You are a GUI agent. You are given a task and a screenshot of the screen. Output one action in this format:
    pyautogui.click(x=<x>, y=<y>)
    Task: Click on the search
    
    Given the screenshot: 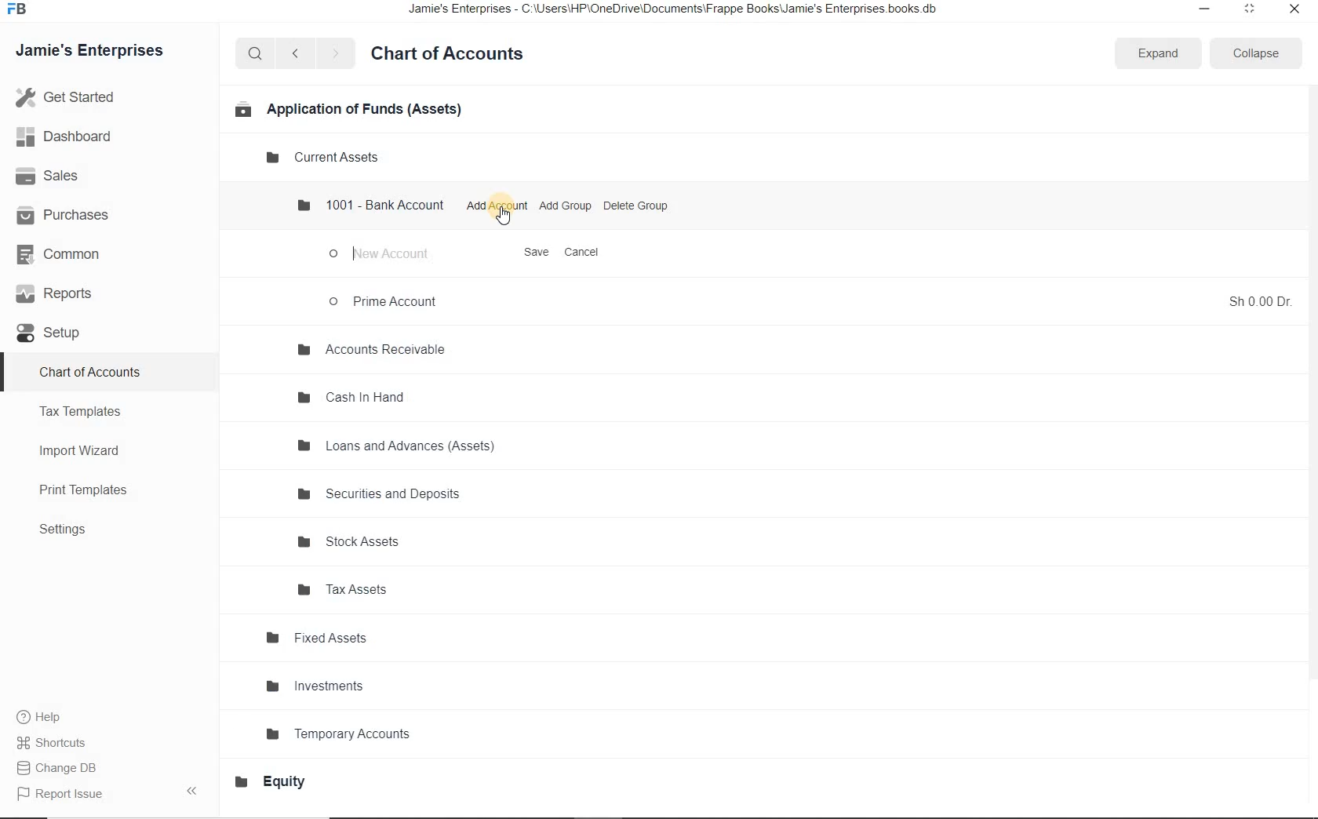 What is the action you would take?
    pyautogui.click(x=255, y=53)
    